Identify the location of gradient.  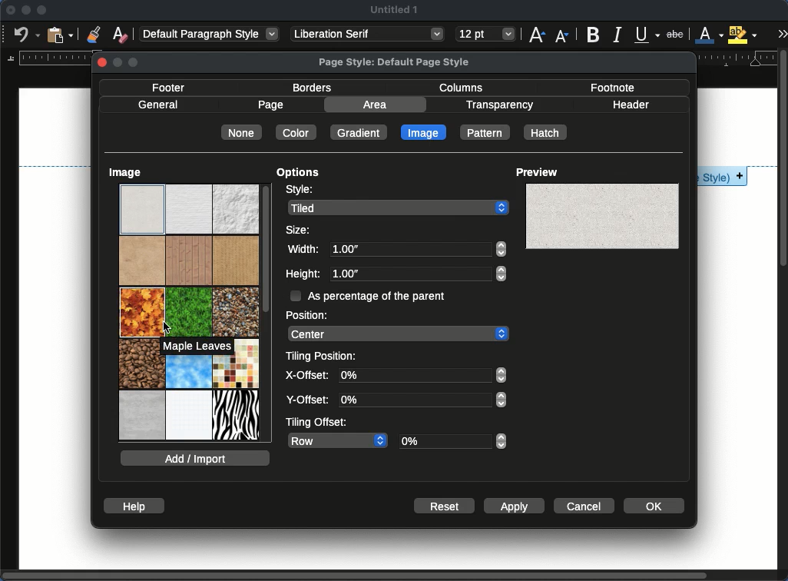
(357, 131).